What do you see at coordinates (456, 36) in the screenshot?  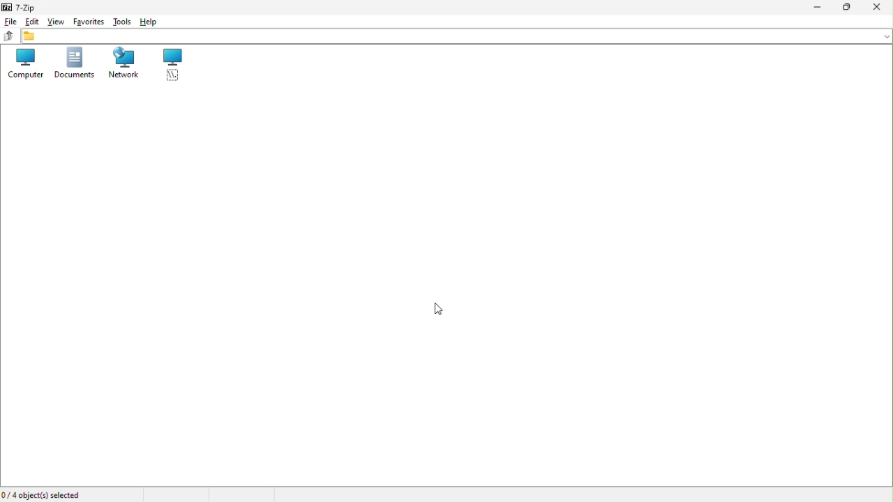 I see `file Address bar` at bounding box center [456, 36].